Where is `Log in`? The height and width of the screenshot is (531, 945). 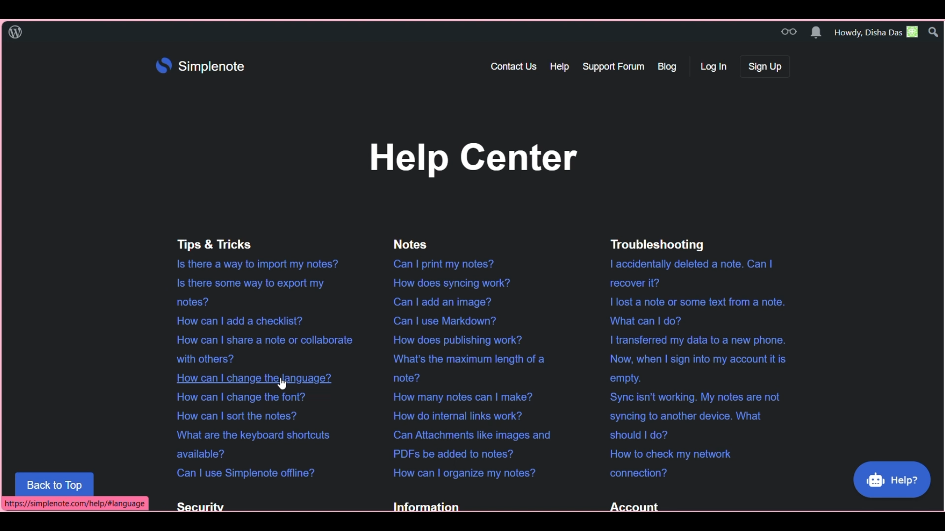
Log in is located at coordinates (715, 66).